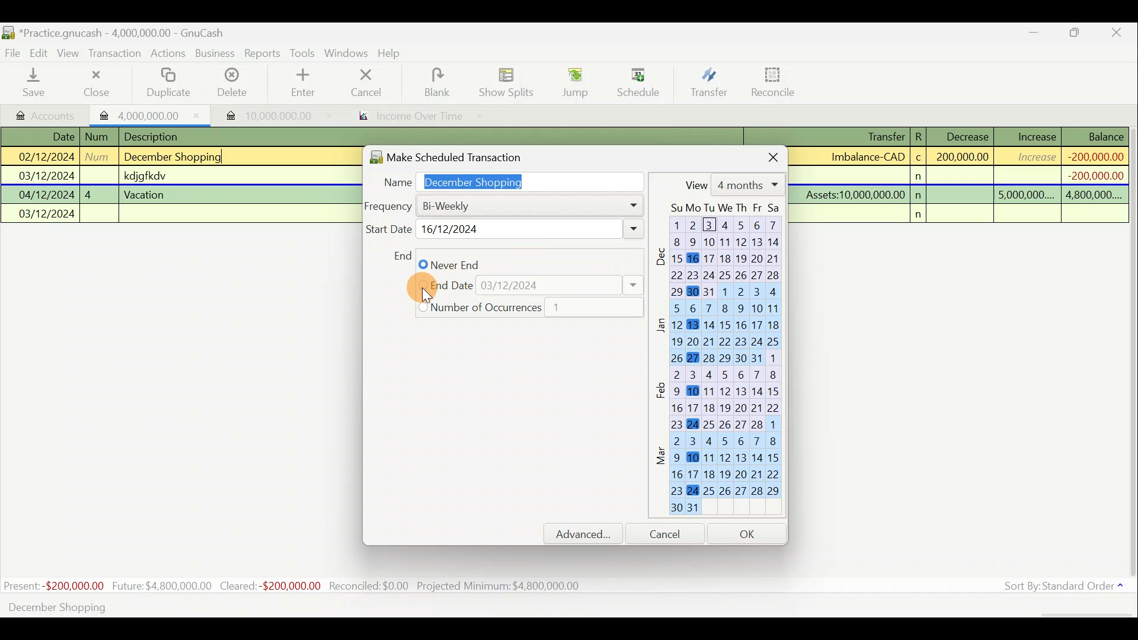 This screenshot has width=1138, height=640. I want to click on Transfer, so click(709, 82).